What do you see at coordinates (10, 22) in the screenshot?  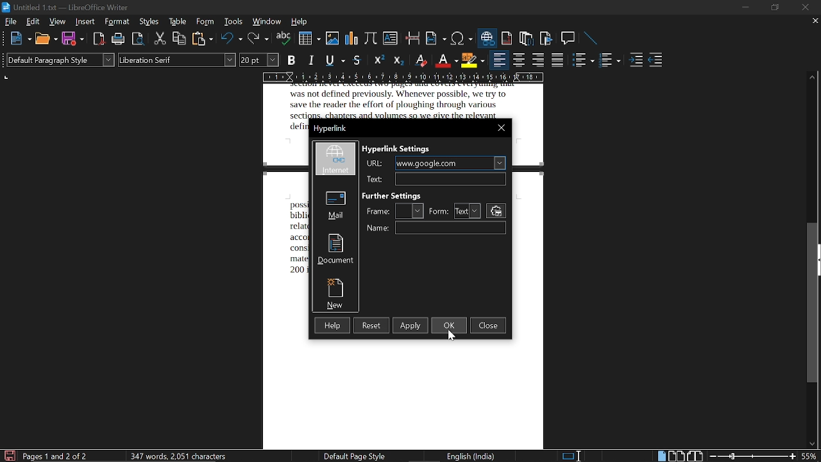 I see `file` at bounding box center [10, 22].